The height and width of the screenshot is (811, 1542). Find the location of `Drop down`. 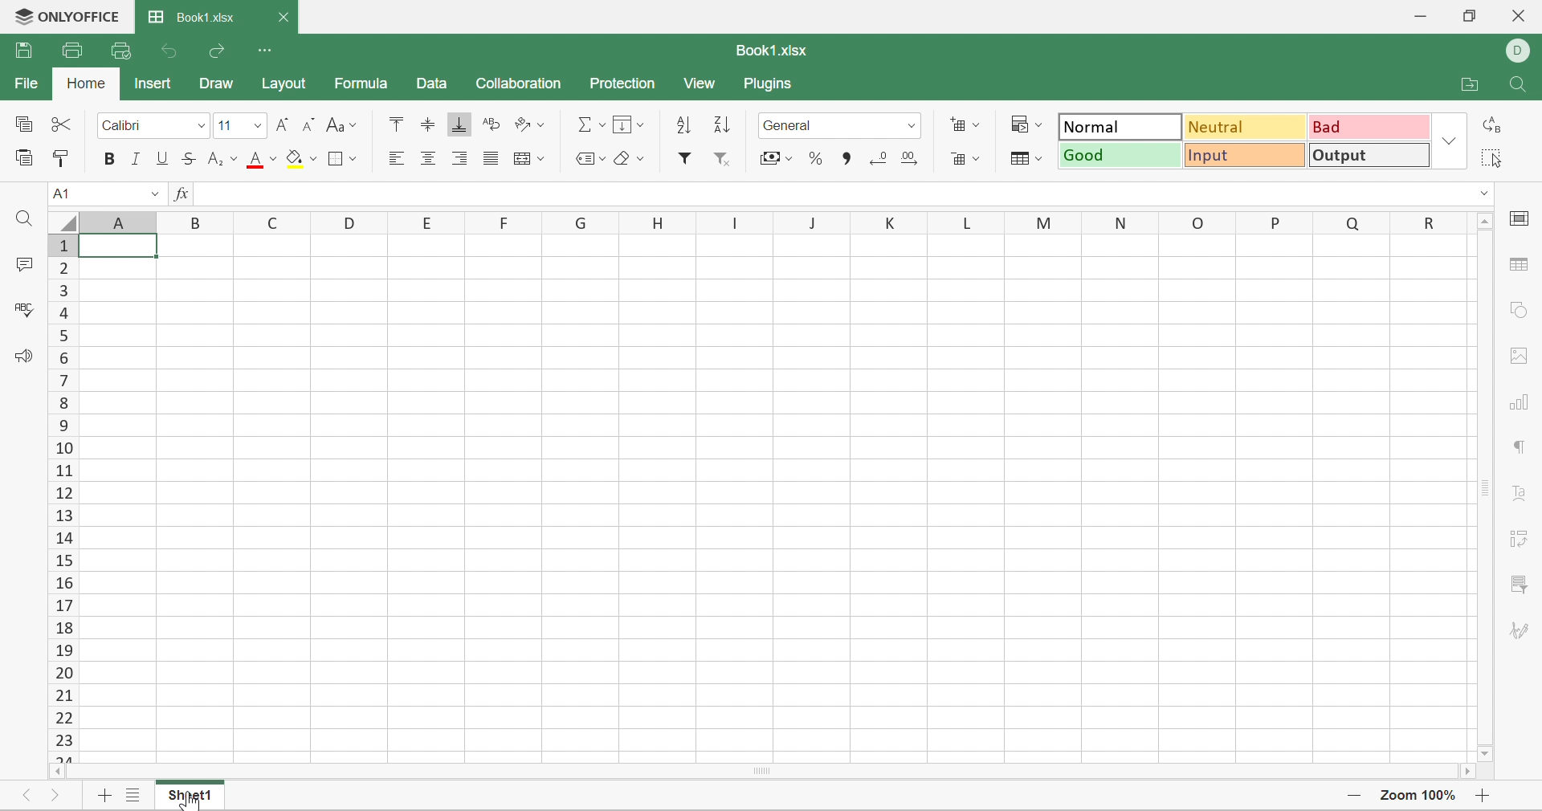

Drop down is located at coordinates (916, 127).